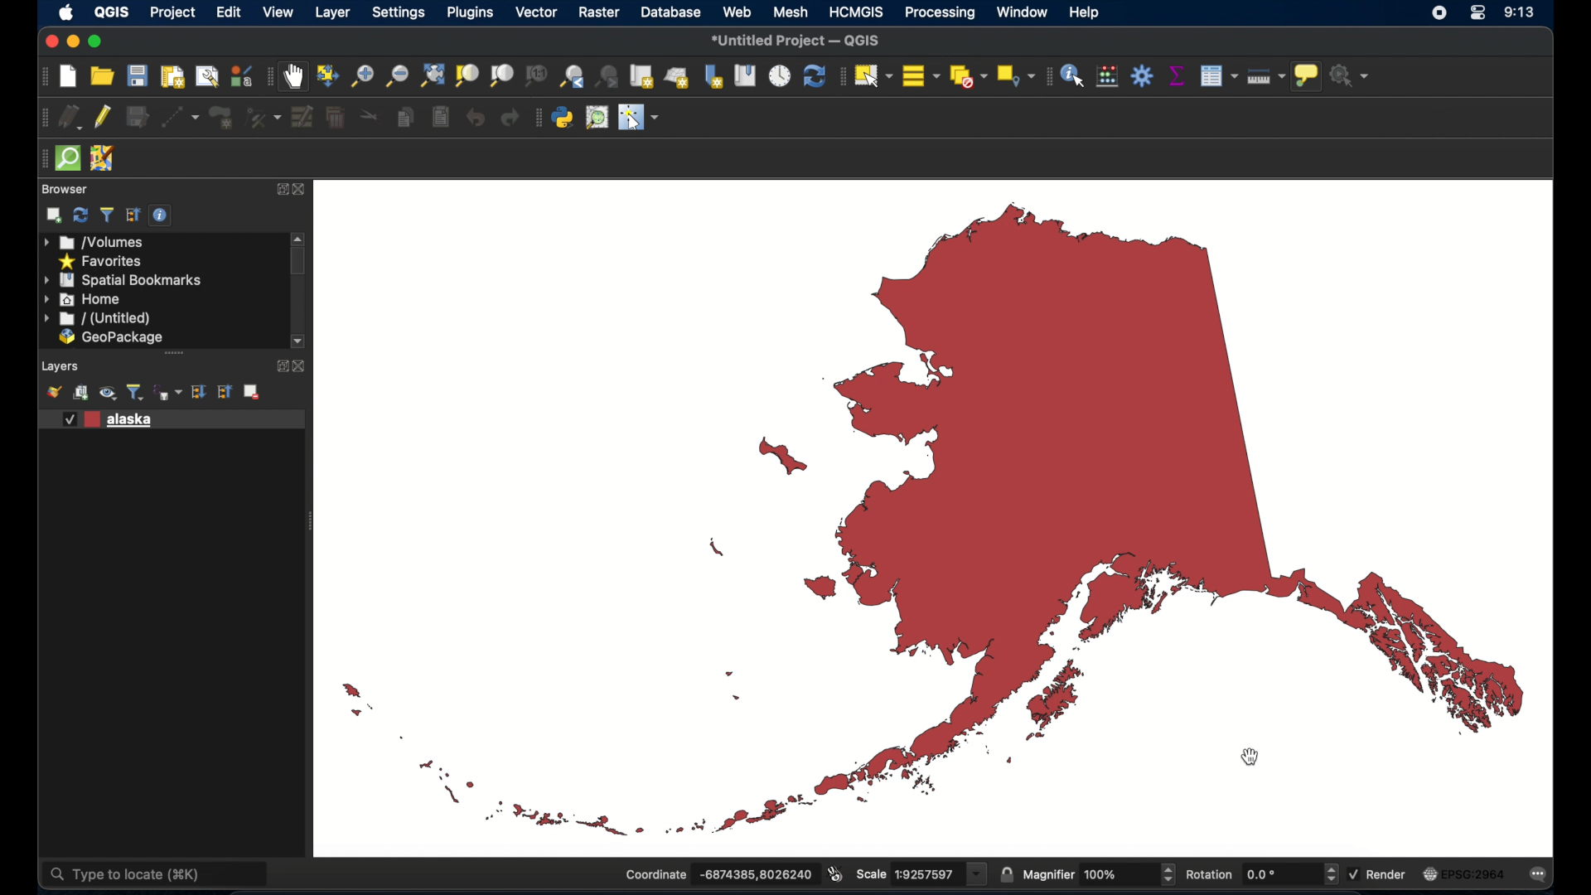  Describe the element at coordinates (138, 117) in the screenshot. I see `save edits` at that location.